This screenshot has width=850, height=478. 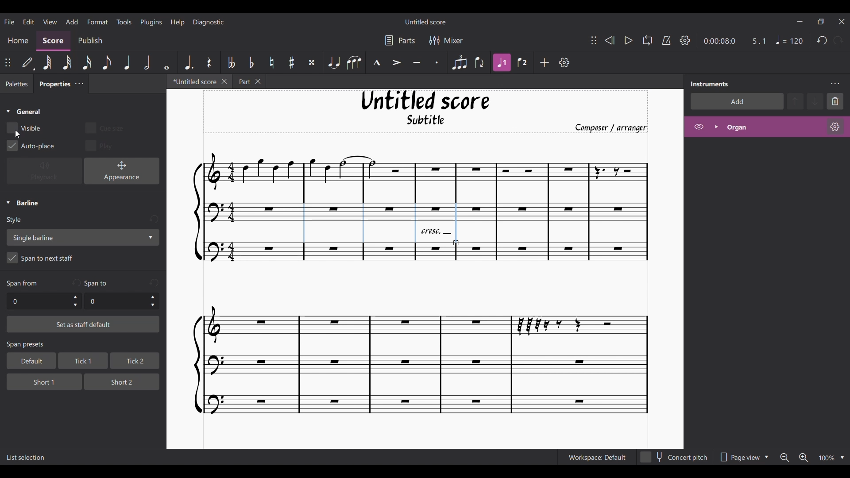 What do you see at coordinates (50, 21) in the screenshot?
I see `View menu` at bounding box center [50, 21].